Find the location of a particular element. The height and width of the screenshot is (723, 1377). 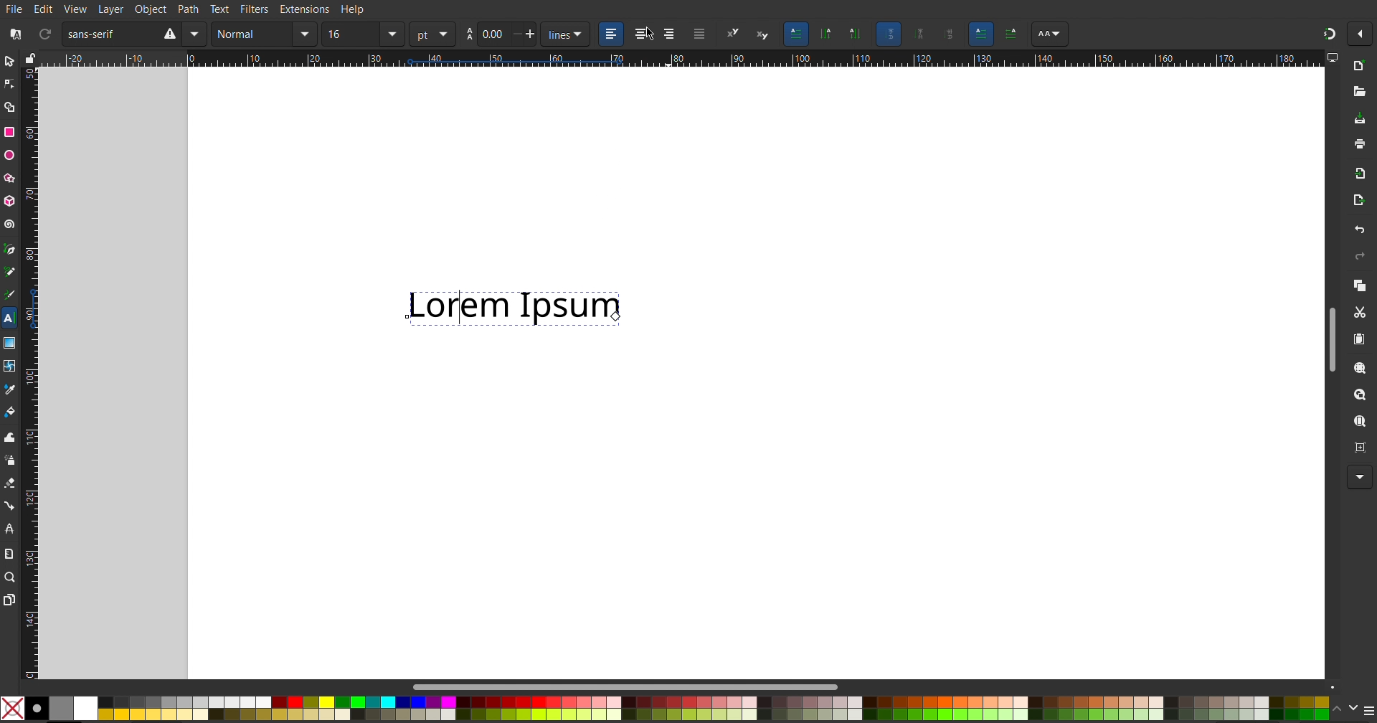

Connector is located at coordinates (11, 506).